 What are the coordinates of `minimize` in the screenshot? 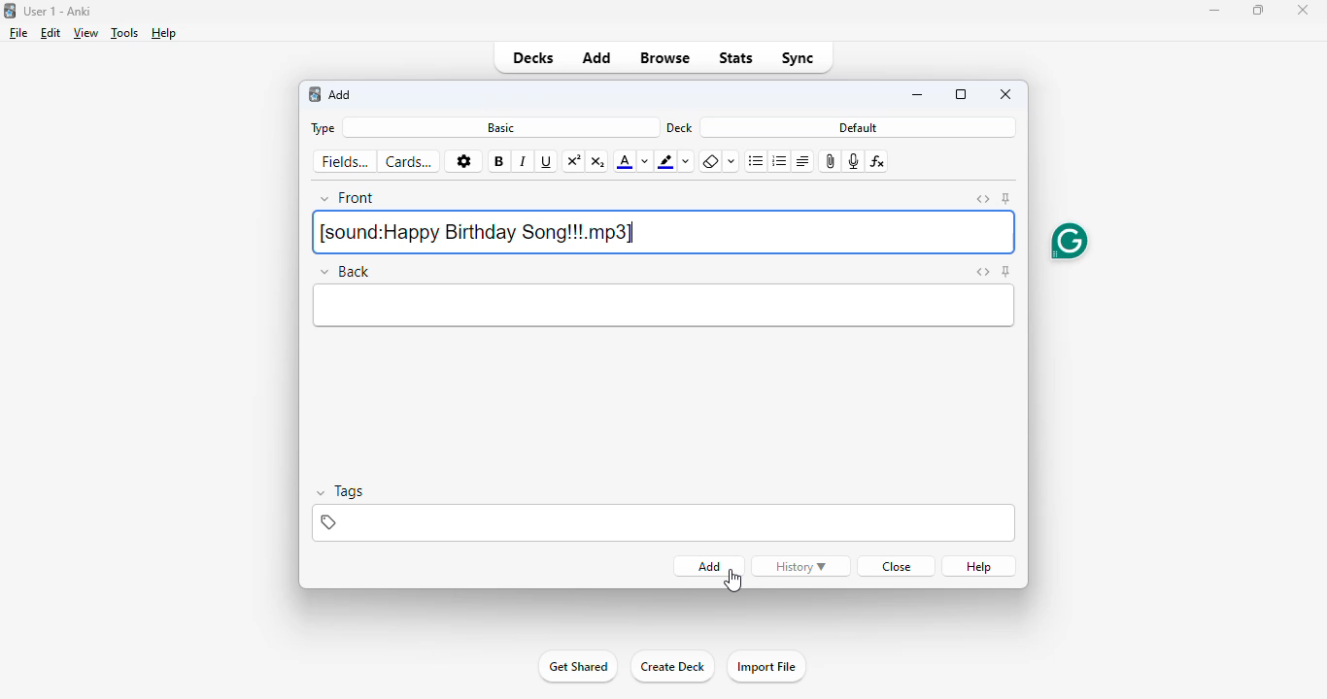 It's located at (1214, 11).